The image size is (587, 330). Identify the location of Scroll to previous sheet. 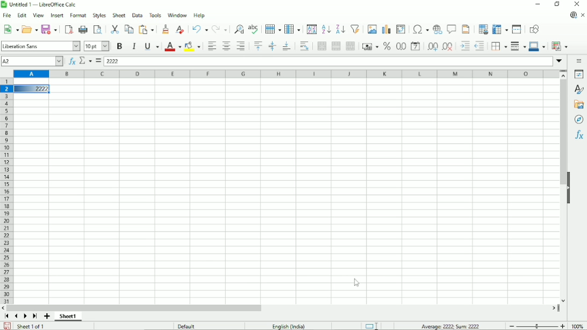
(17, 317).